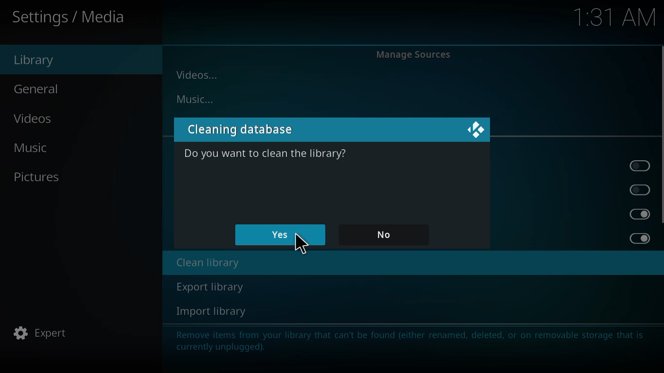 The height and width of the screenshot is (373, 664). What do you see at coordinates (280, 235) in the screenshot?
I see `yes` at bounding box center [280, 235].